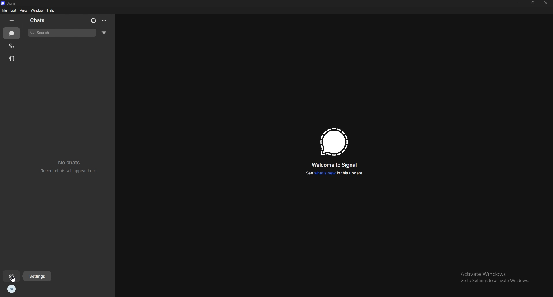  What do you see at coordinates (23, 10) in the screenshot?
I see `view` at bounding box center [23, 10].